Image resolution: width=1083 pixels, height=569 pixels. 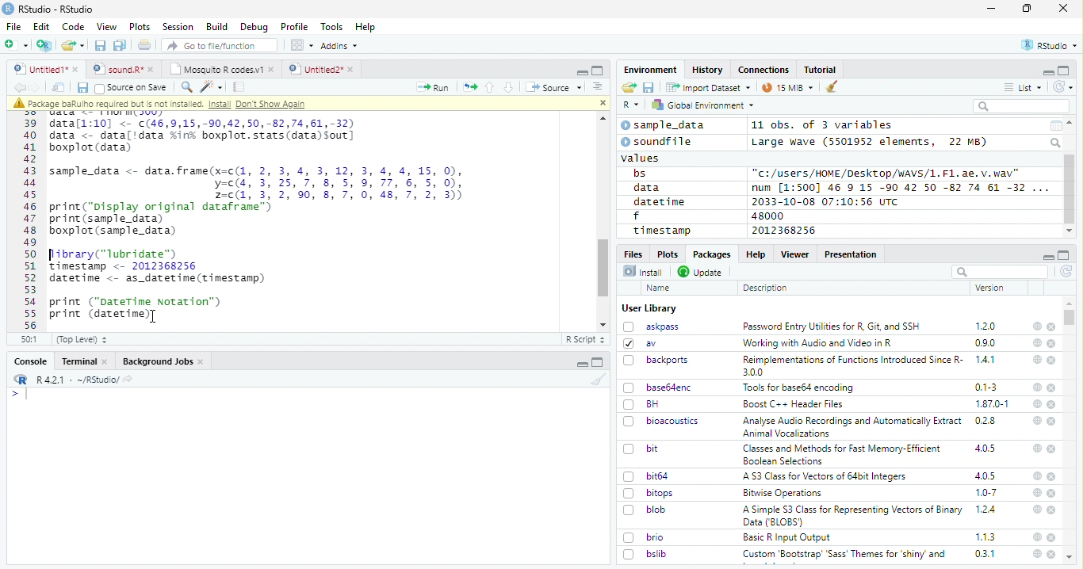 I want to click on cursor, so click(x=155, y=315).